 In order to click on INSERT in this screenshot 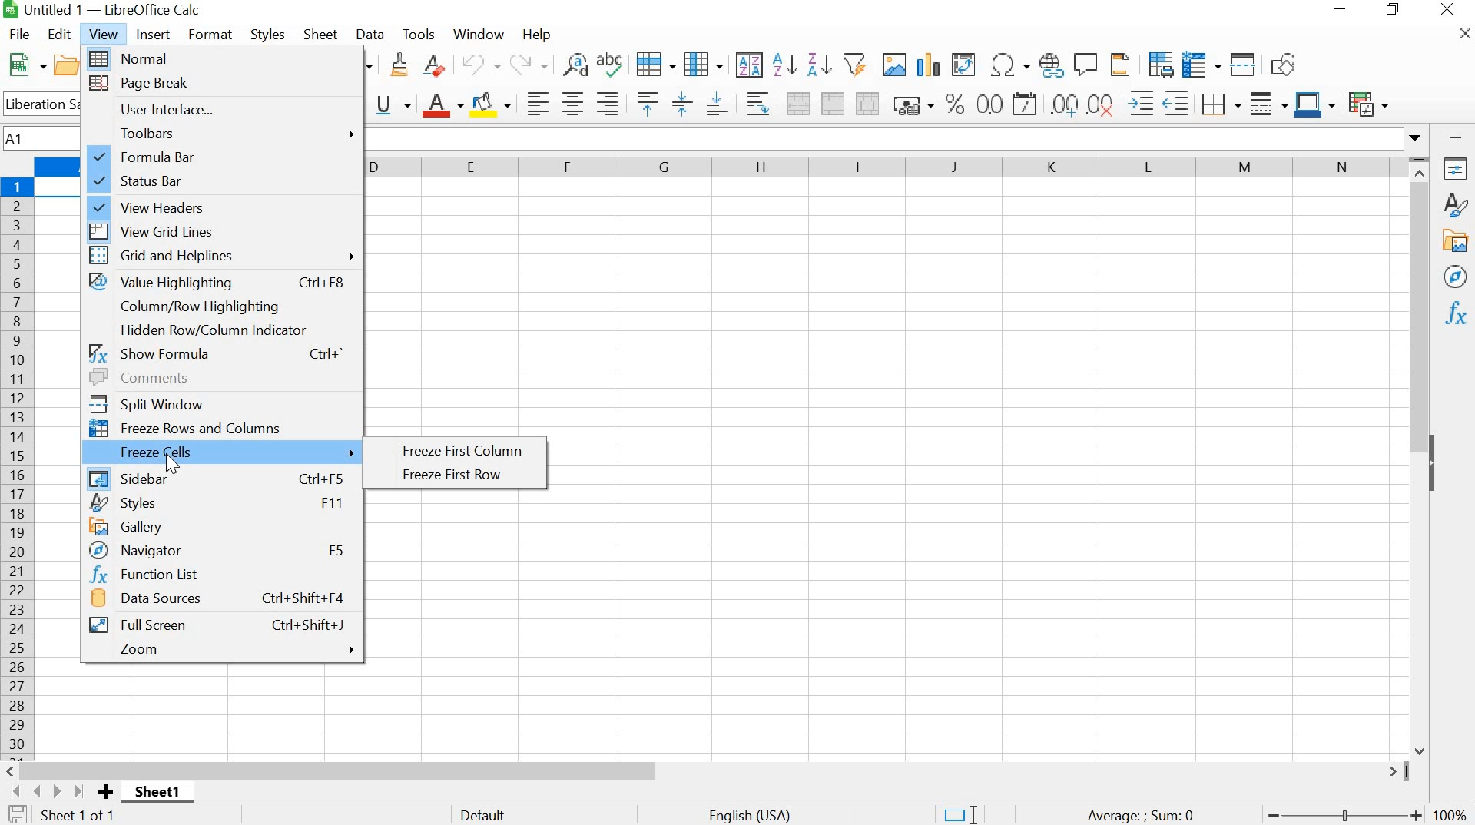, I will do `click(154, 35)`.